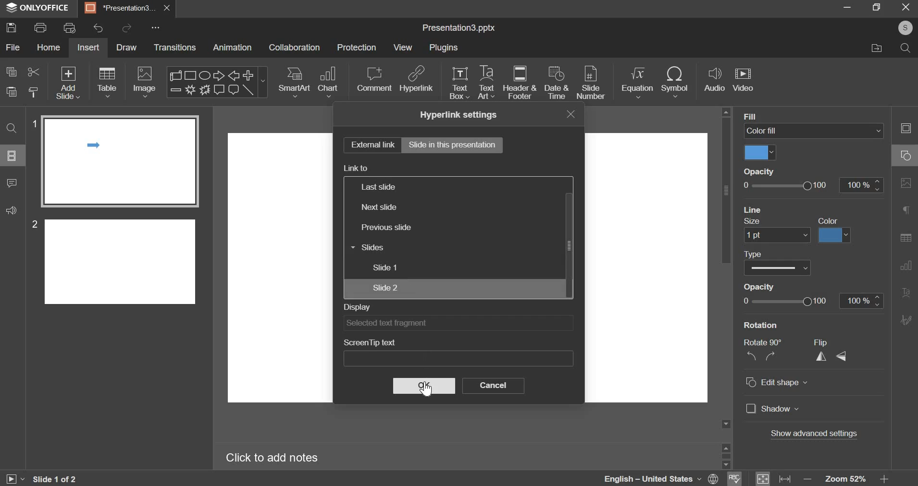  I want to click on edit shape, so click(777, 382).